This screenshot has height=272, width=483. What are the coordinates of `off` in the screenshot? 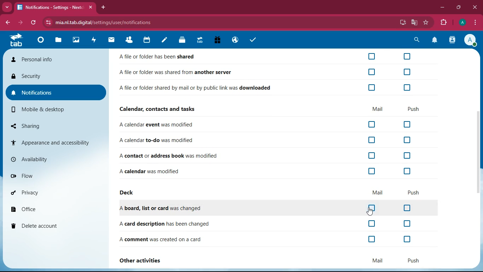 It's located at (373, 123).